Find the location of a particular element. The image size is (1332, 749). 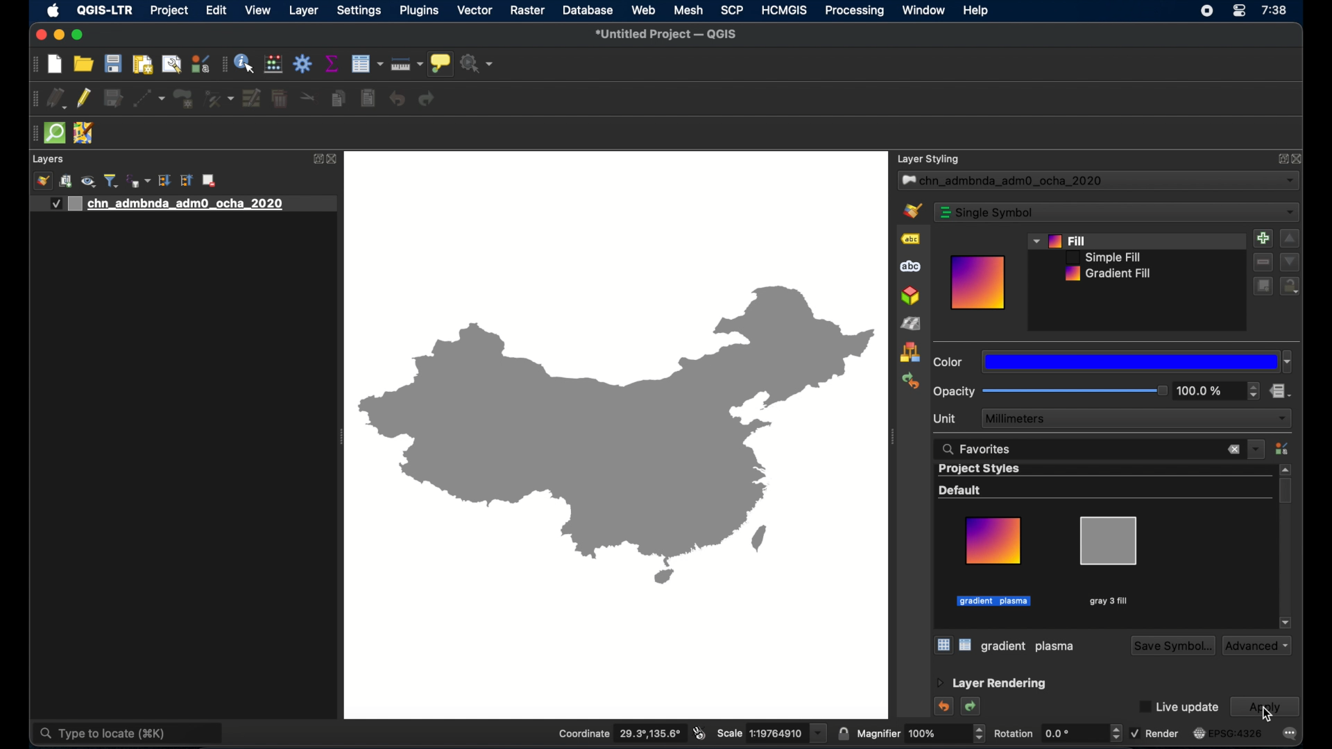

modify attributes is located at coordinates (252, 98).